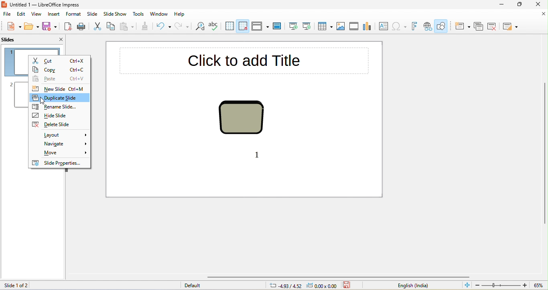 This screenshot has height=290, width=548. I want to click on slides, so click(18, 39).